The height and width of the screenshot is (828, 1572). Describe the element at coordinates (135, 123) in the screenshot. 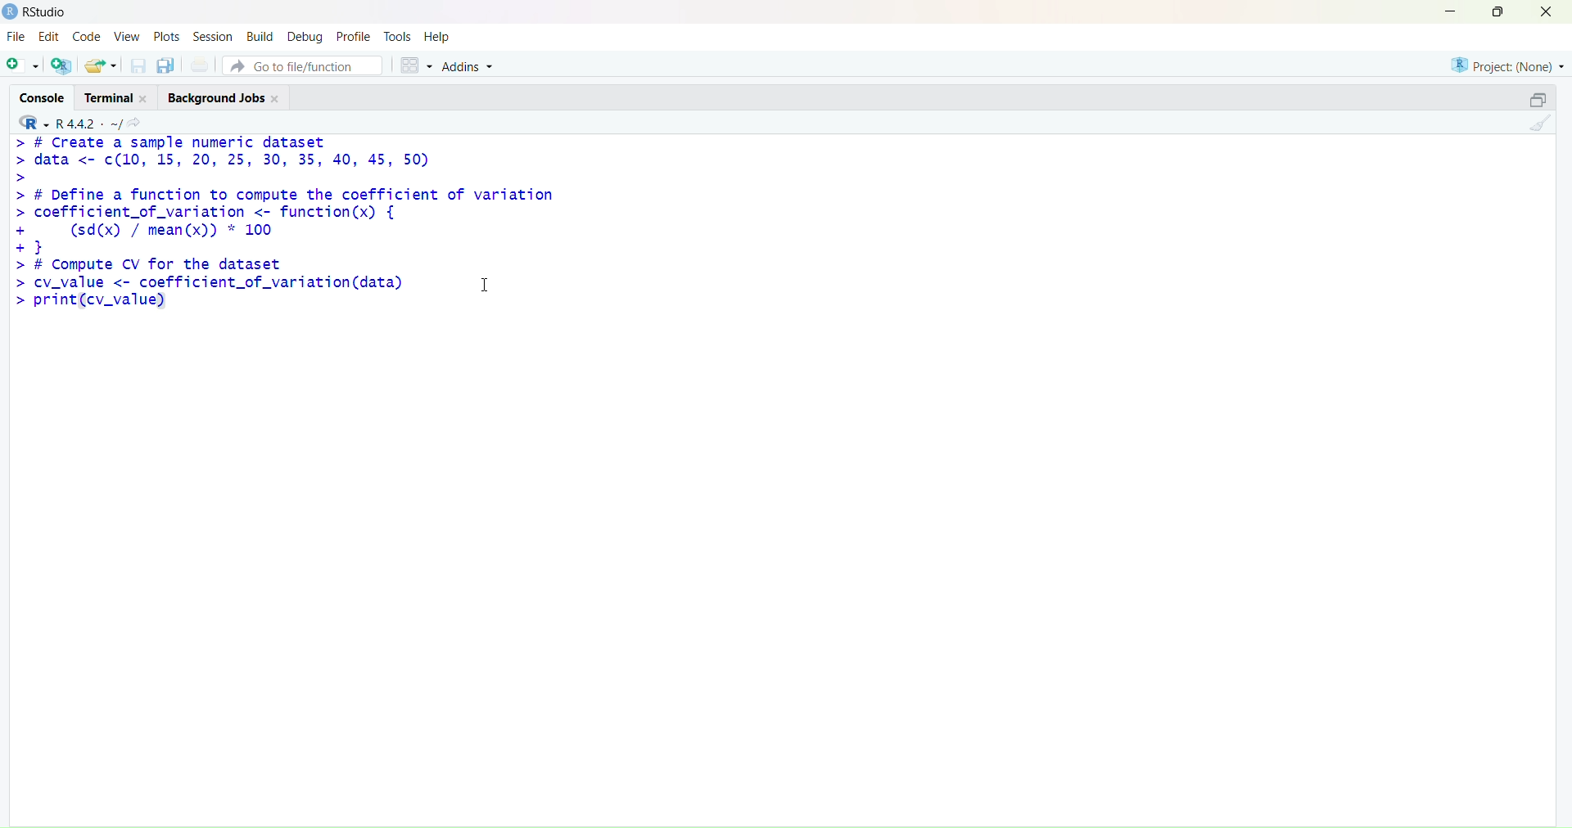

I see `share icon` at that location.